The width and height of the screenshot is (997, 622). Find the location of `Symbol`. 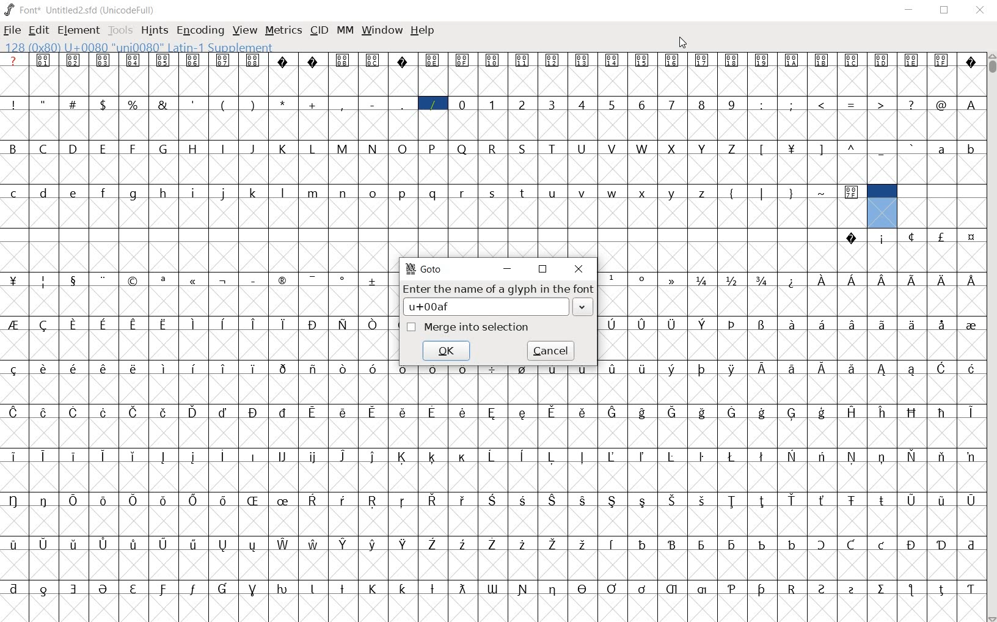

Symbol is located at coordinates (136, 500).